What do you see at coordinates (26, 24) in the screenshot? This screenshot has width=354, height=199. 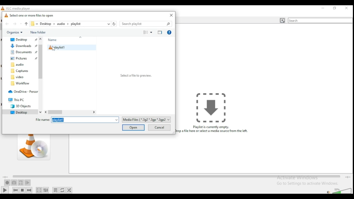 I see `up` at bounding box center [26, 24].